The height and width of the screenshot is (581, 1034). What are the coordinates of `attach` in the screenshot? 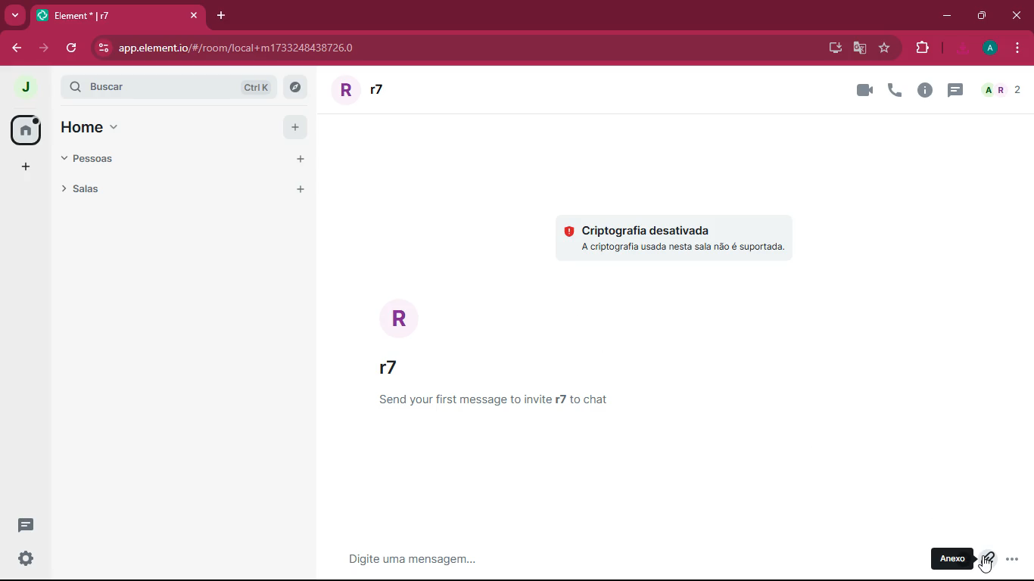 It's located at (986, 562).